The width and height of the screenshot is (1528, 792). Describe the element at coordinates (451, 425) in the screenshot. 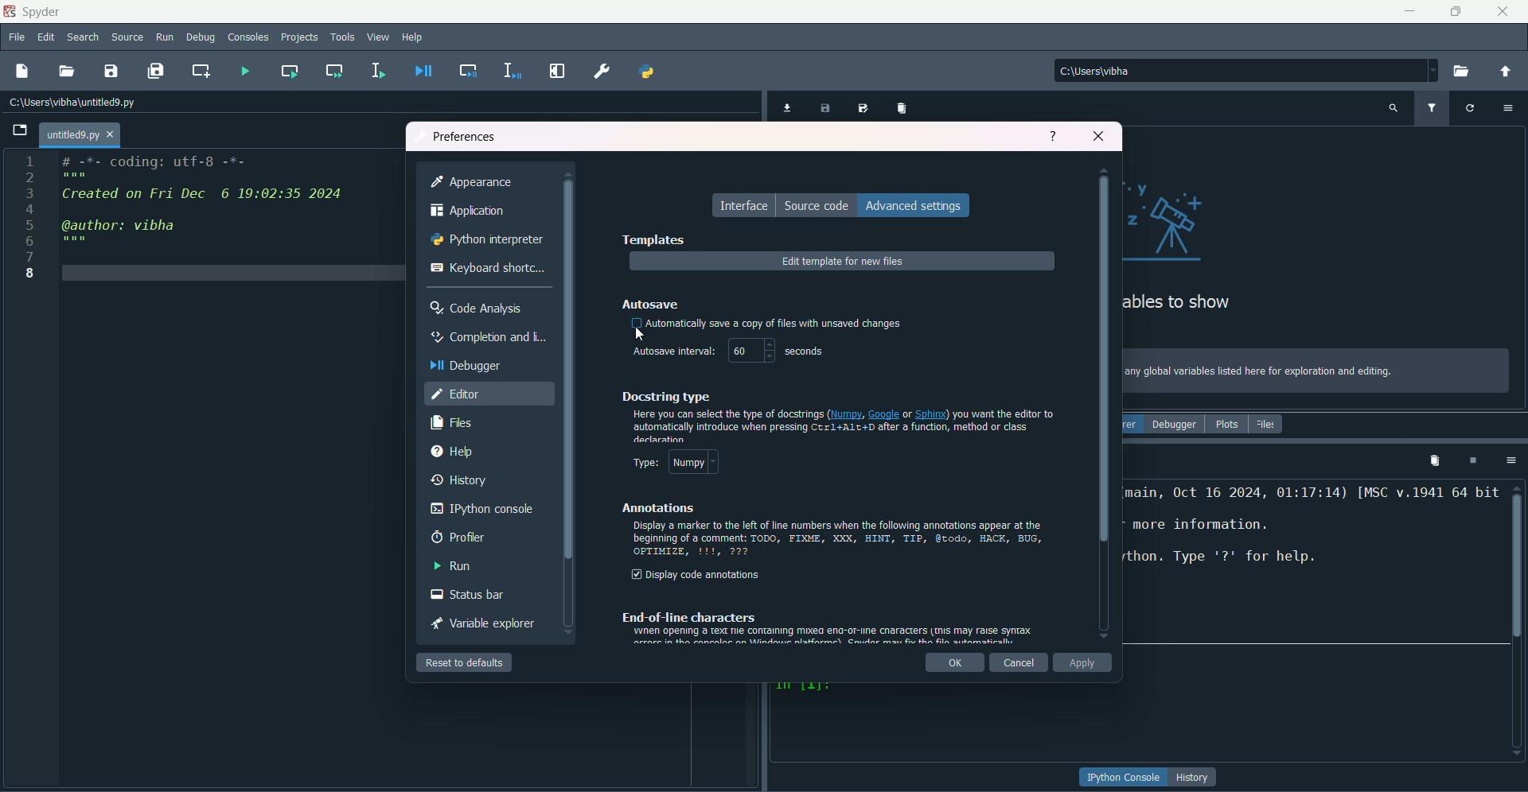

I see `files` at that location.